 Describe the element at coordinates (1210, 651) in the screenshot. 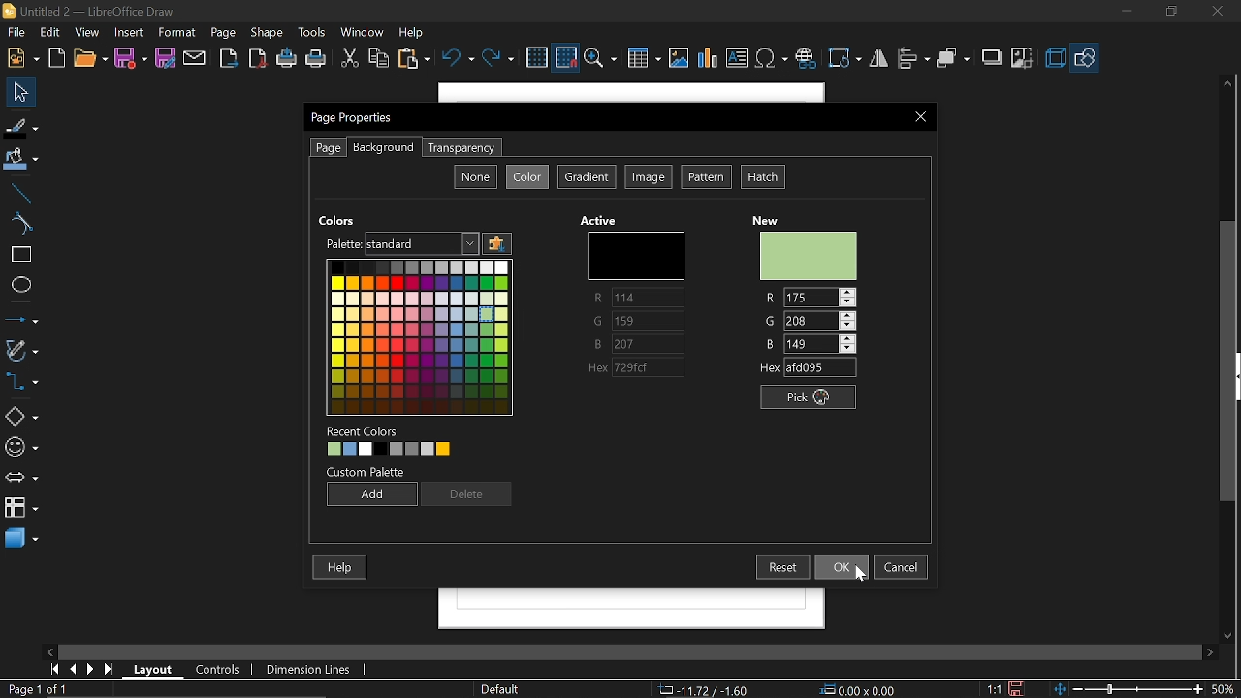

I see `Move right` at that location.